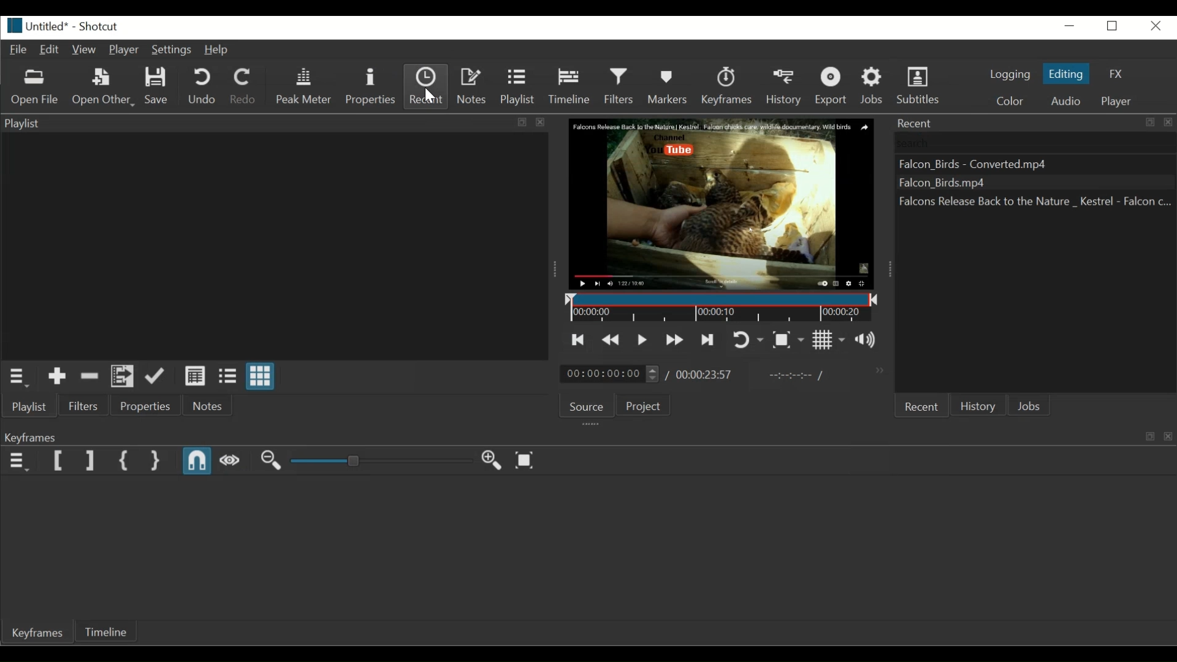 The image size is (1177, 662). Describe the element at coordinates (829, 340) in the screenshot. I see `Toggle player on grid` at that location.